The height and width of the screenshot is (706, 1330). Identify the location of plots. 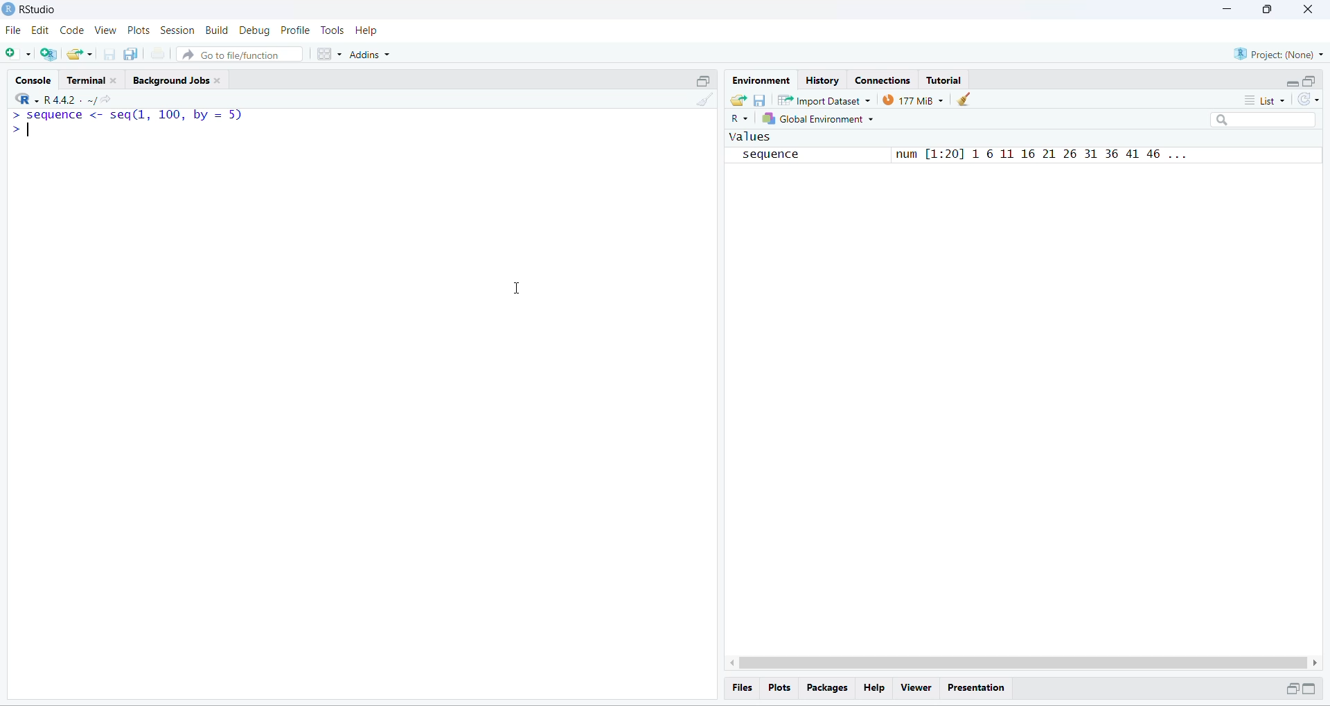
(780, 688).